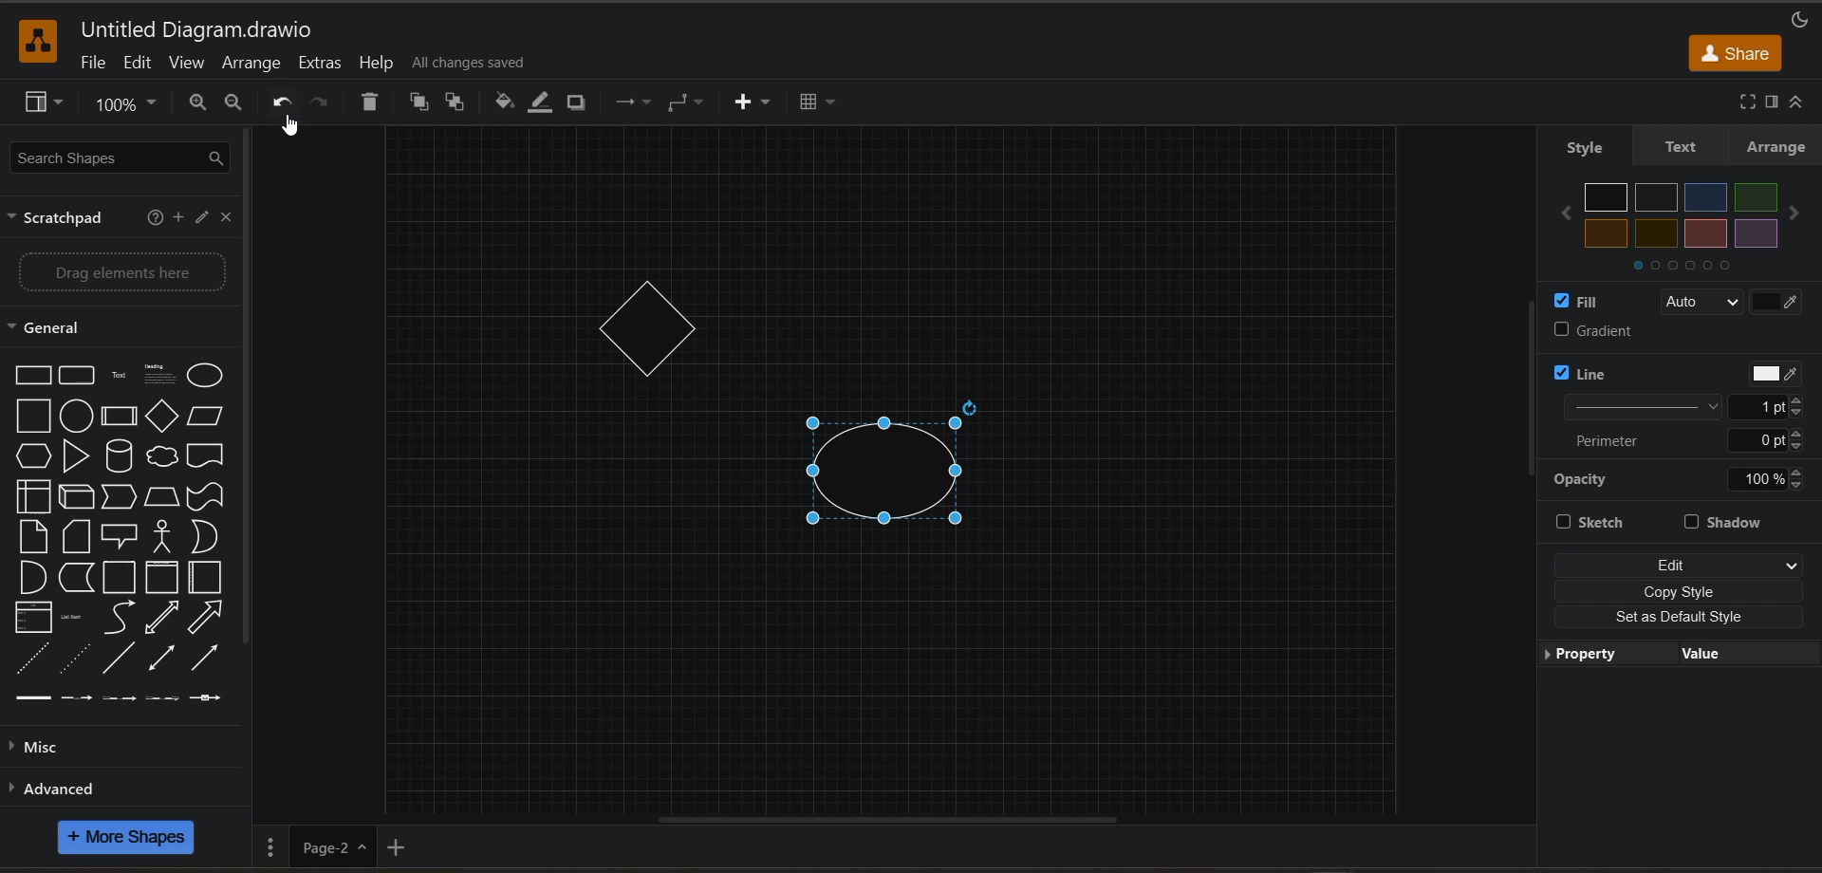 This screenshot has height=873, width=1822. Describe the element at coordinates (30, 576) in the screenshot. I see `And` at that location.